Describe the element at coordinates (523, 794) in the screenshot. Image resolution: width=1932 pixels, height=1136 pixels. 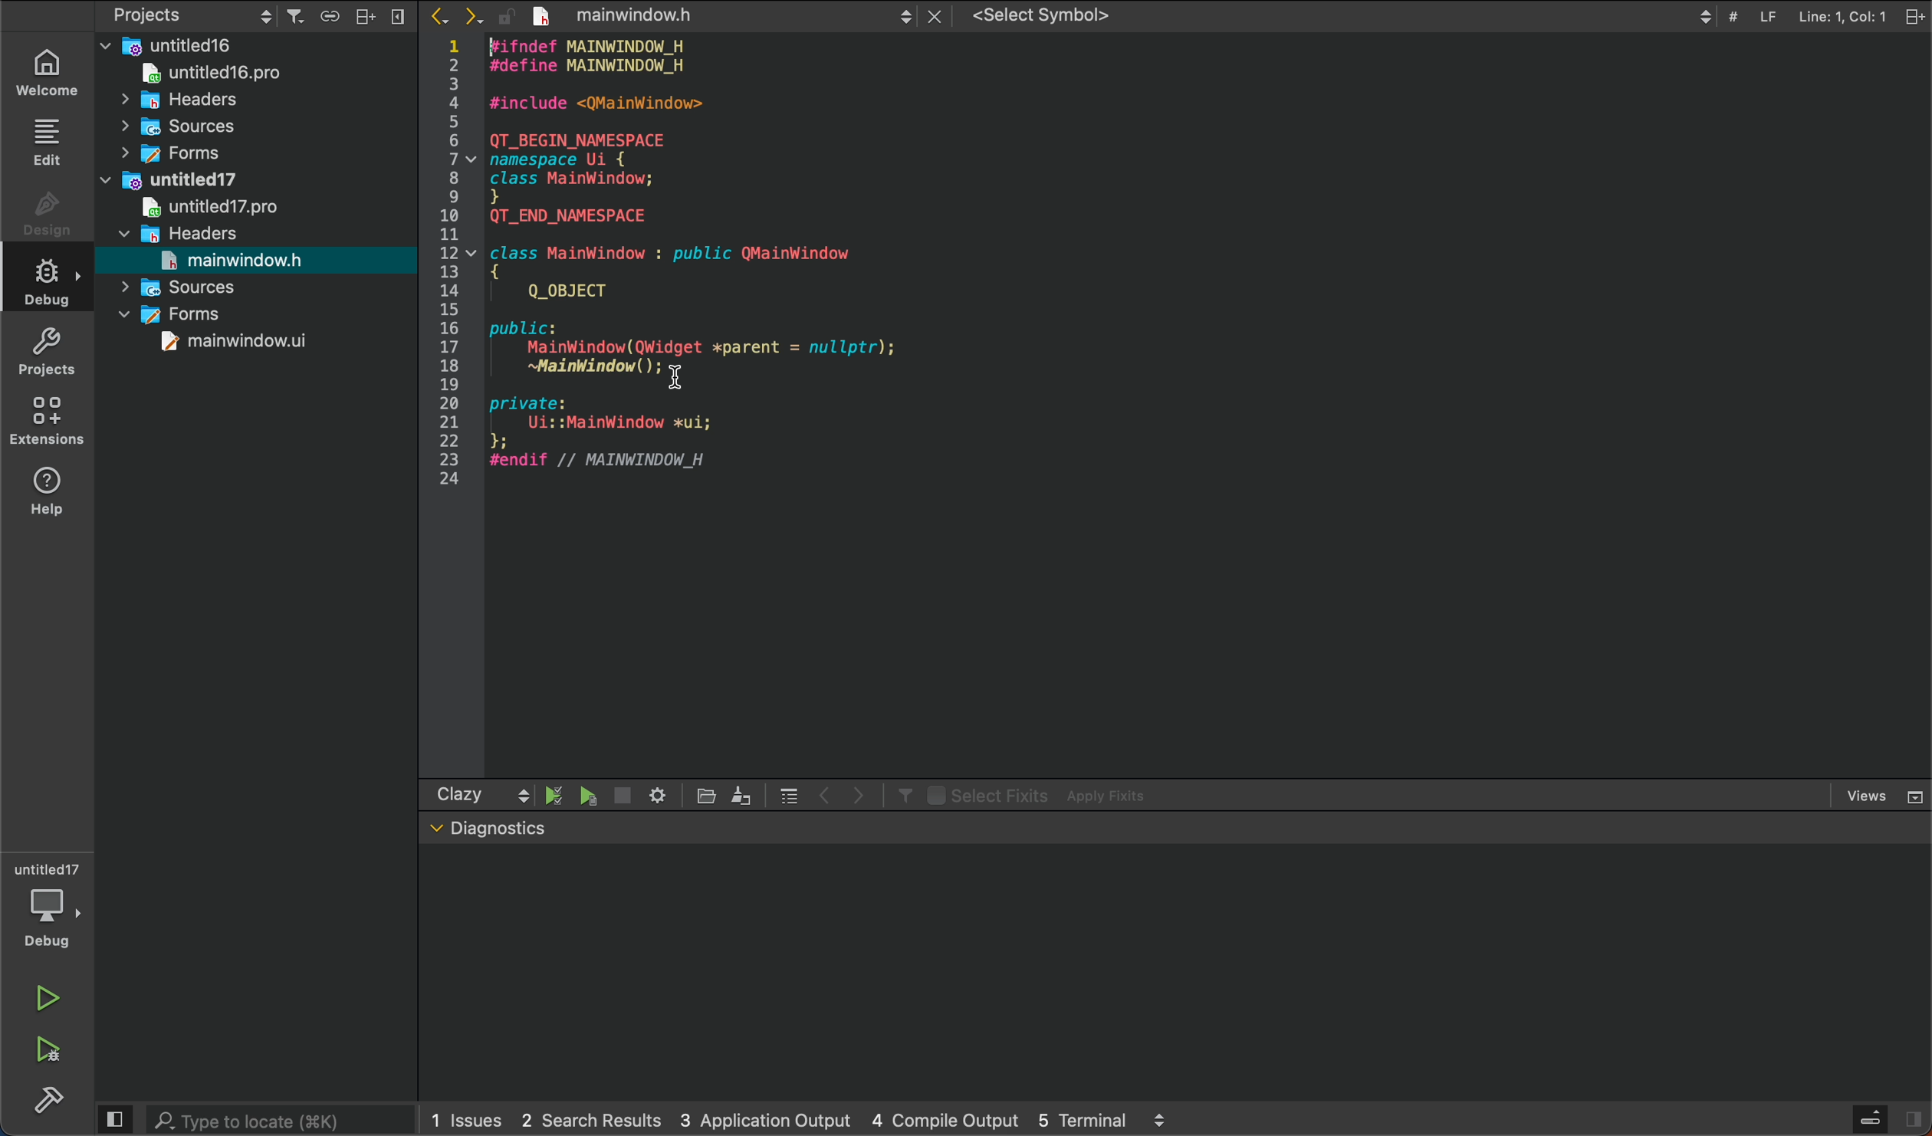
I see `scroll` at that location.